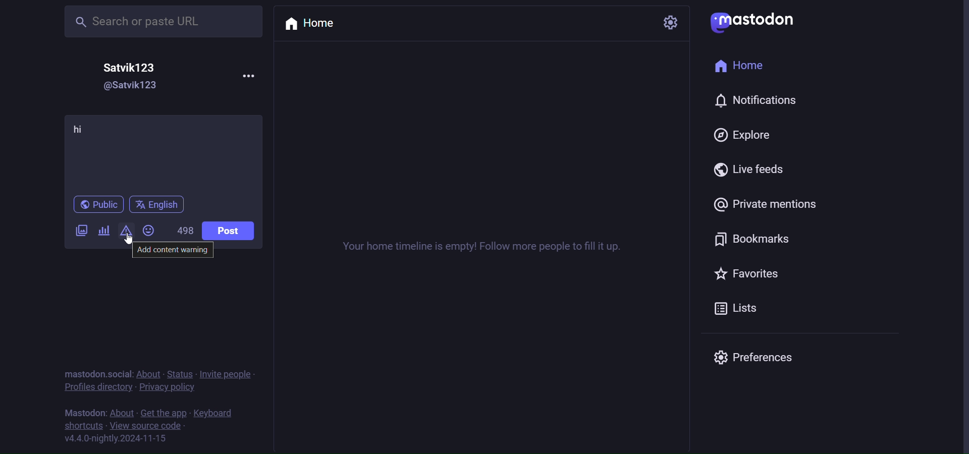  What do you see at coordinates (771, 205) in the screenshot?
I see `private` at bounding box center [771, 205].